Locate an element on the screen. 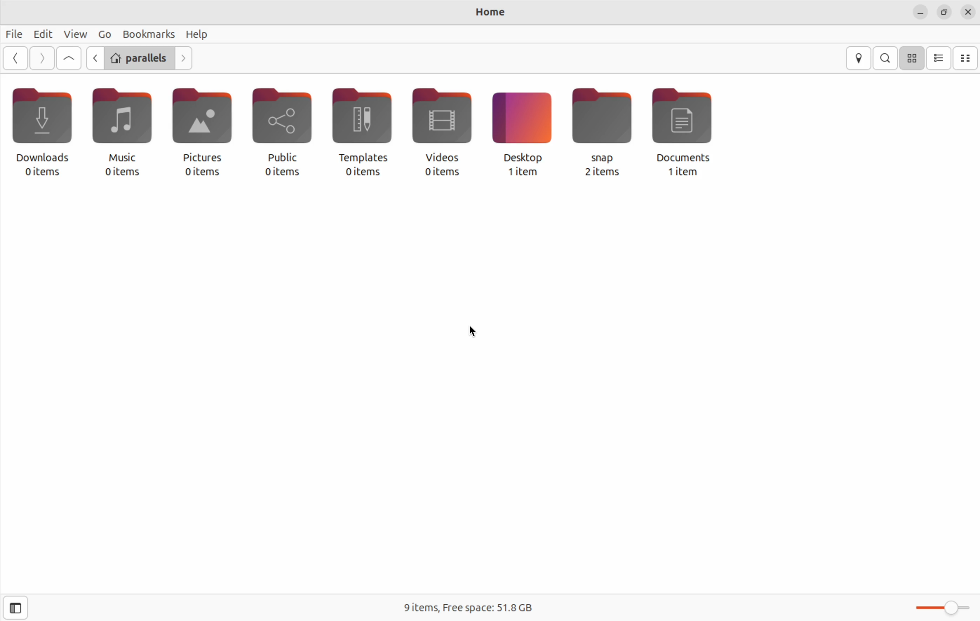 Image resolution: width=980 pixels, height=621 pixels. next is located at coordinates (186, 58).